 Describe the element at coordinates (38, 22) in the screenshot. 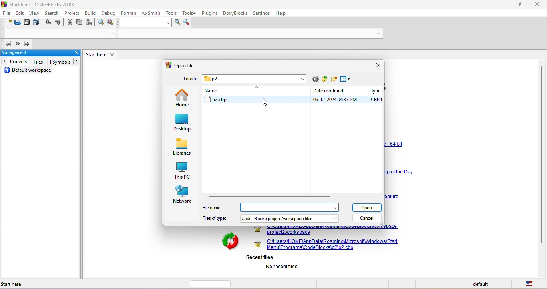

I see `save everything` at that location.